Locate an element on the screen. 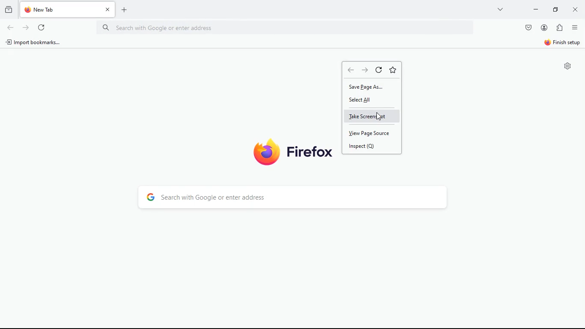 The width and height of the screenshot is (585, 329). close is located at coordinates (574, 9).